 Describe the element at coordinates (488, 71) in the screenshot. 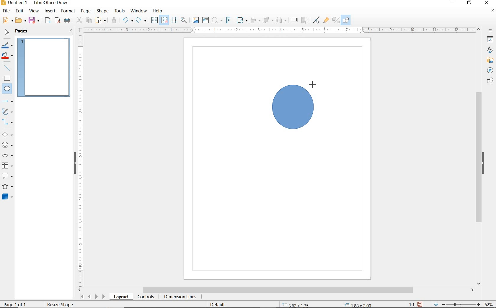

I see `NAVIGATOR` at that location.